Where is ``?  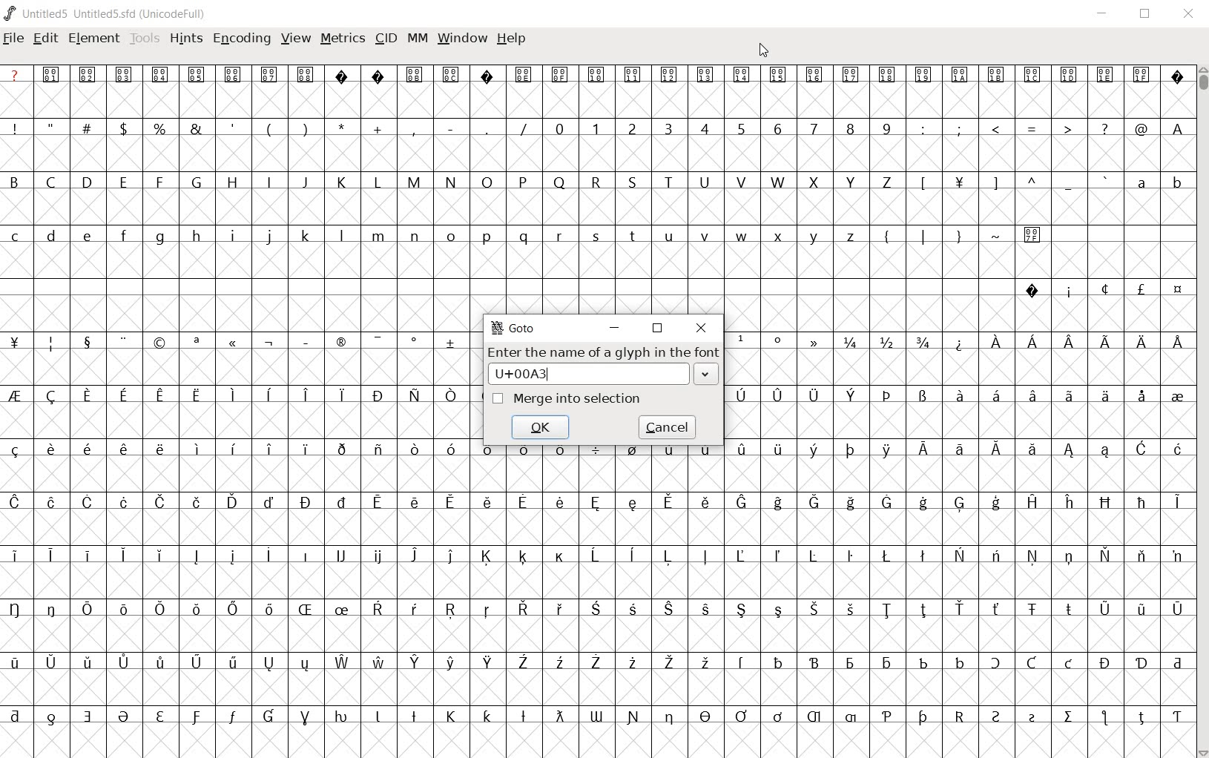
 is located at coordinates (487, 715).